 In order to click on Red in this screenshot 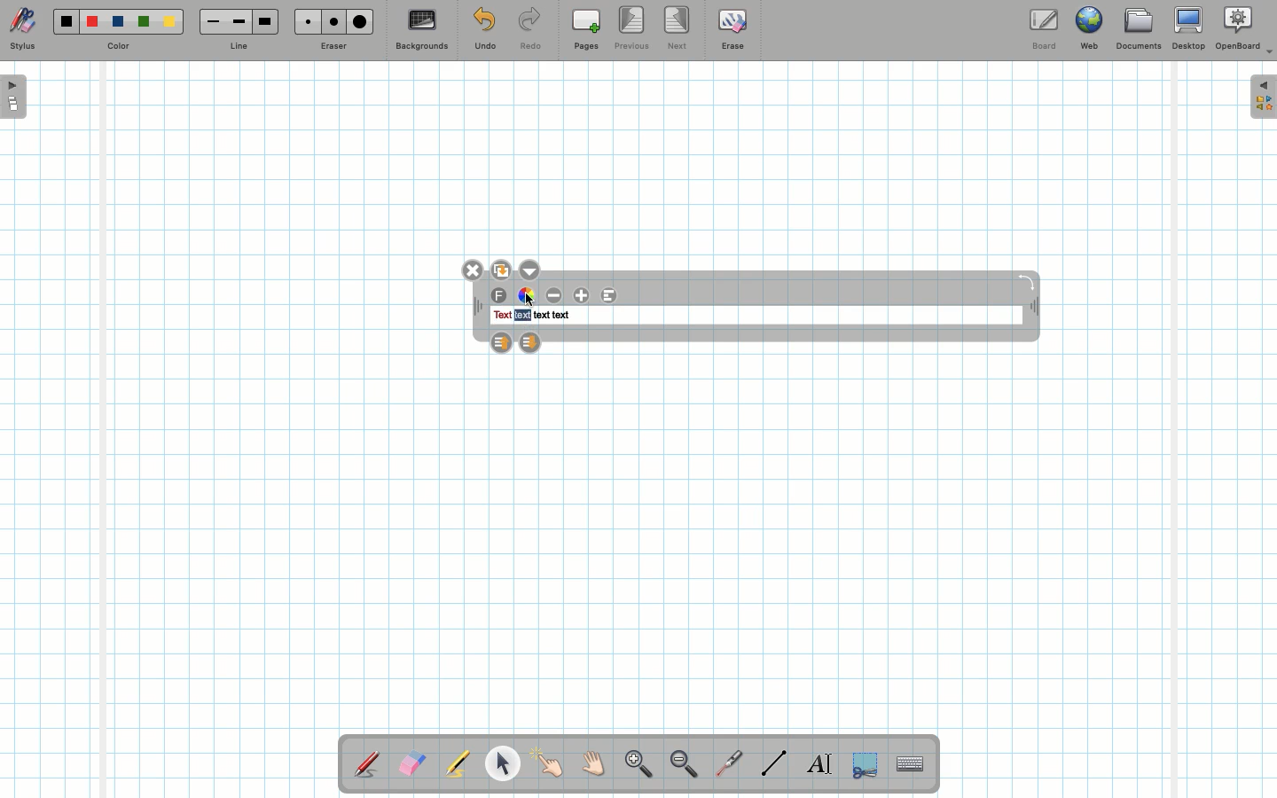, I will do `click(93, 22)`.